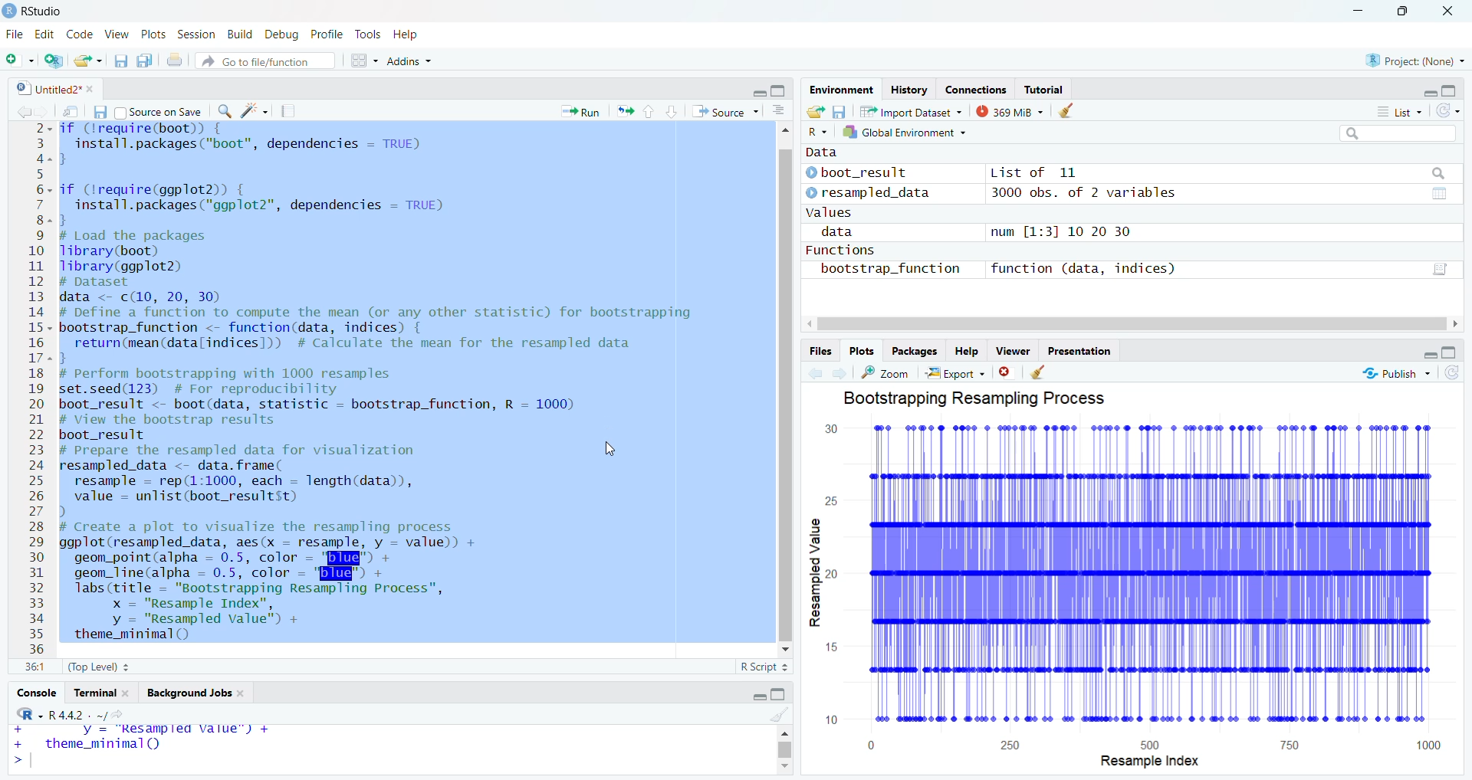 The height and width of the screenshot is (780, 1472). What do you see at coordinates (1014, 350) in the screenshot?
I see `viewer` at bounding box center [1014, 350].